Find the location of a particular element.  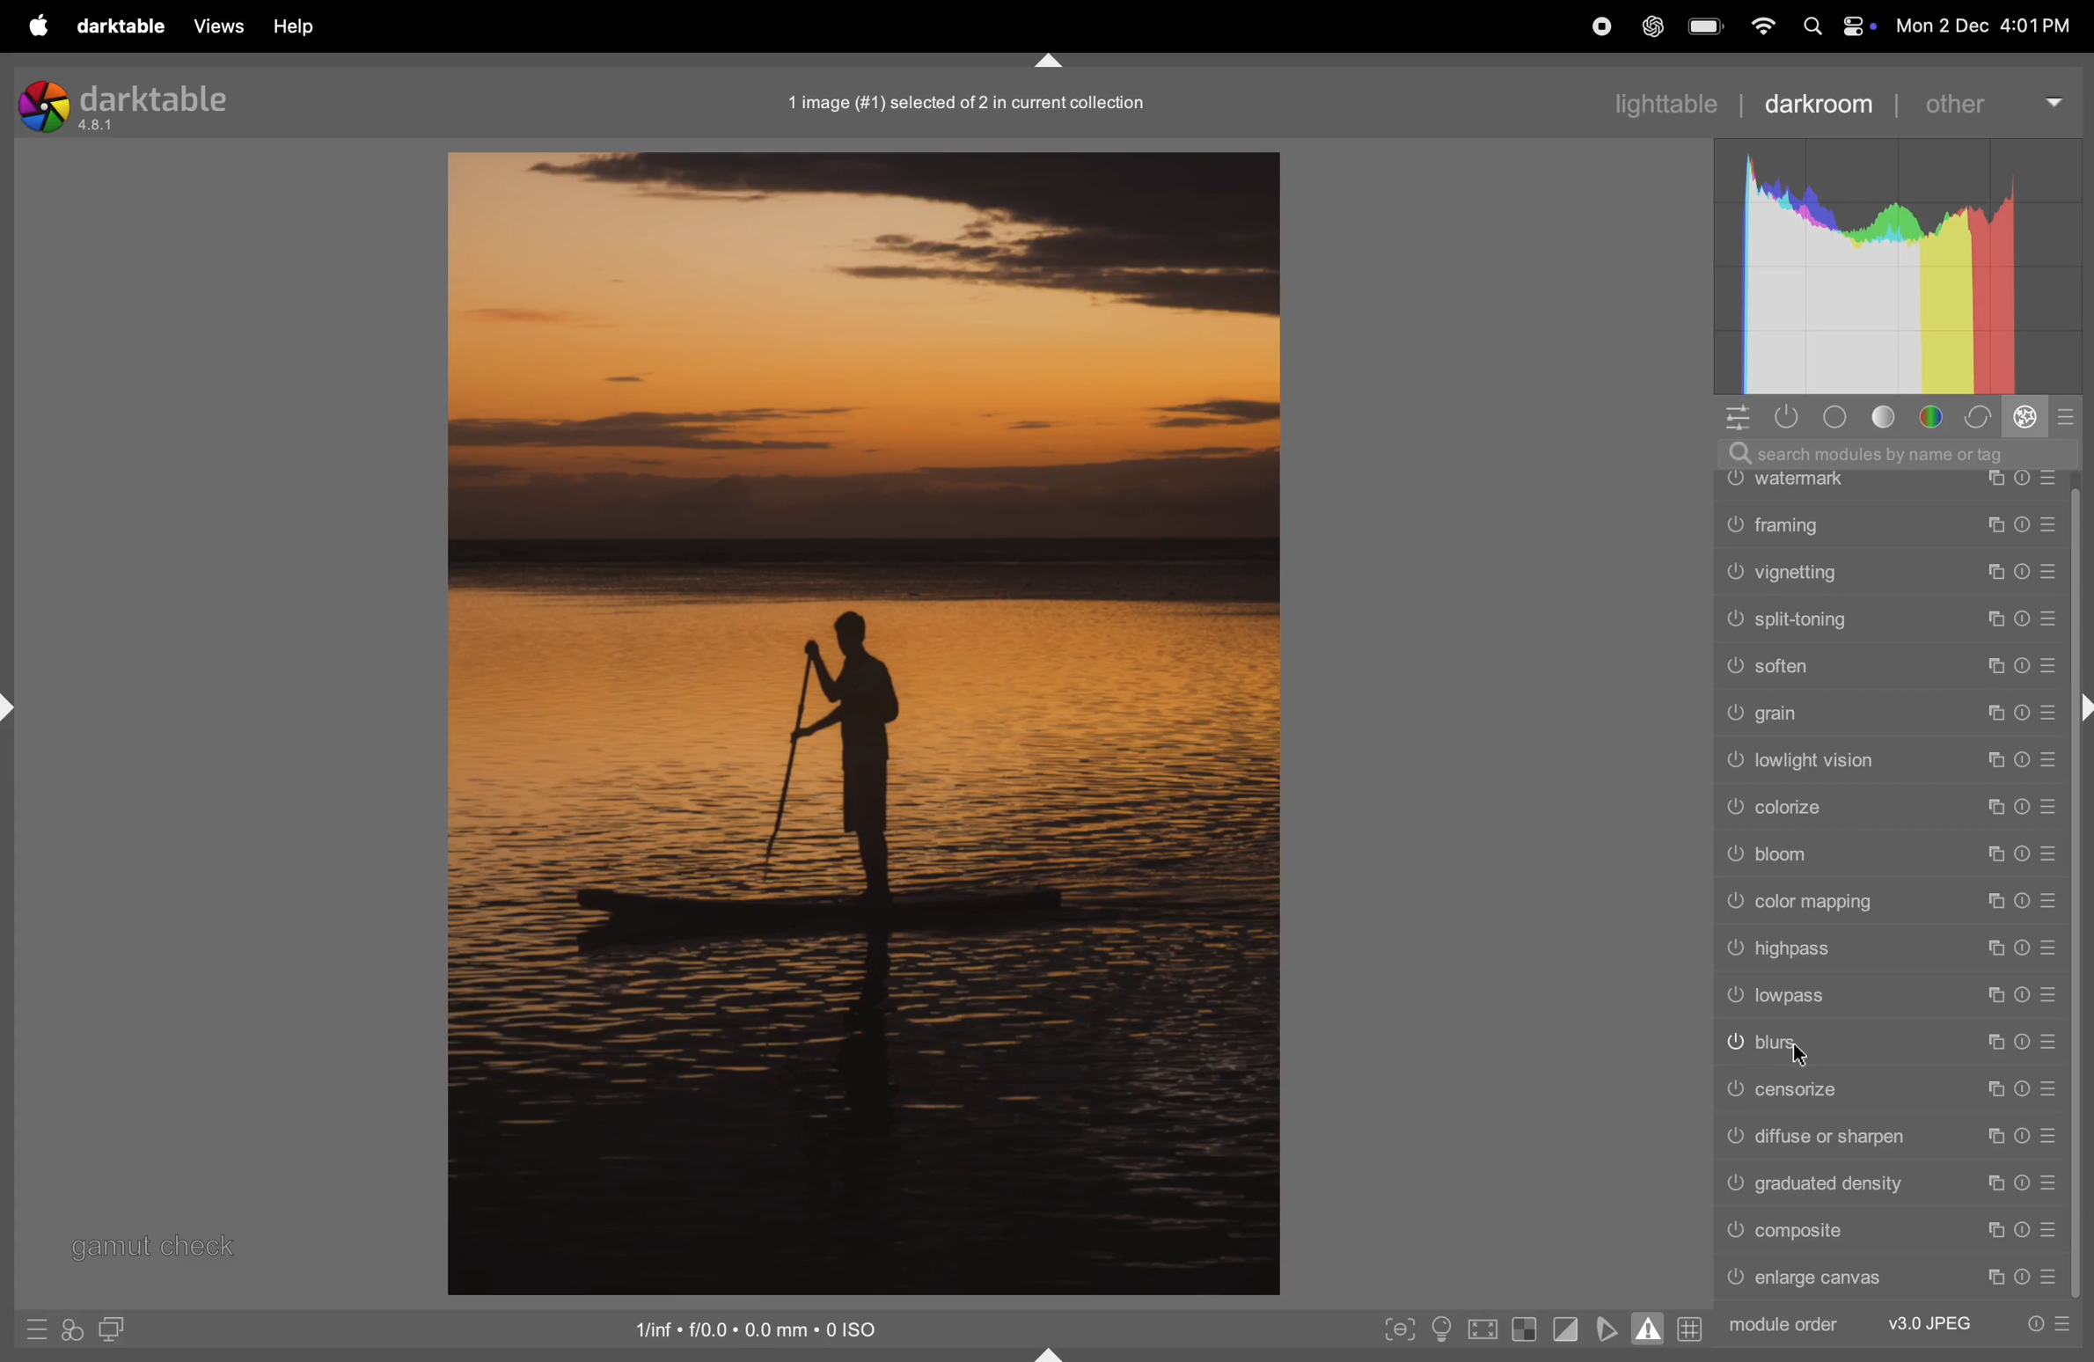

module order is located at coordinates (1781, 1325).